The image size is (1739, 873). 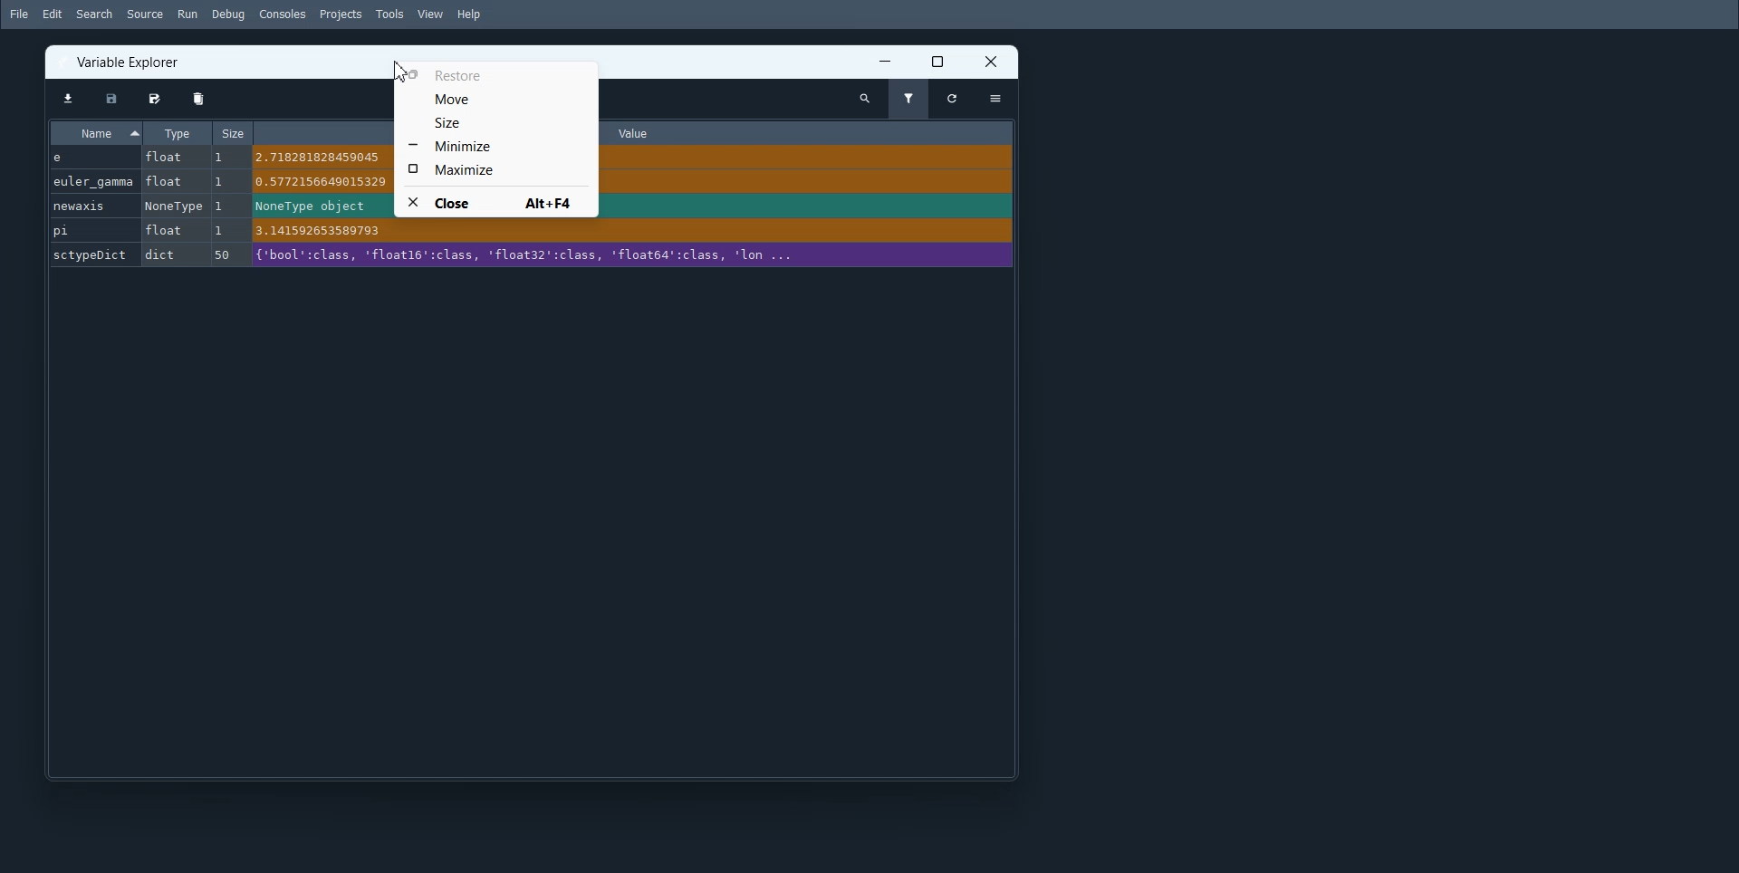 I want to click on Filter Variables, so click(x=910, y=100).